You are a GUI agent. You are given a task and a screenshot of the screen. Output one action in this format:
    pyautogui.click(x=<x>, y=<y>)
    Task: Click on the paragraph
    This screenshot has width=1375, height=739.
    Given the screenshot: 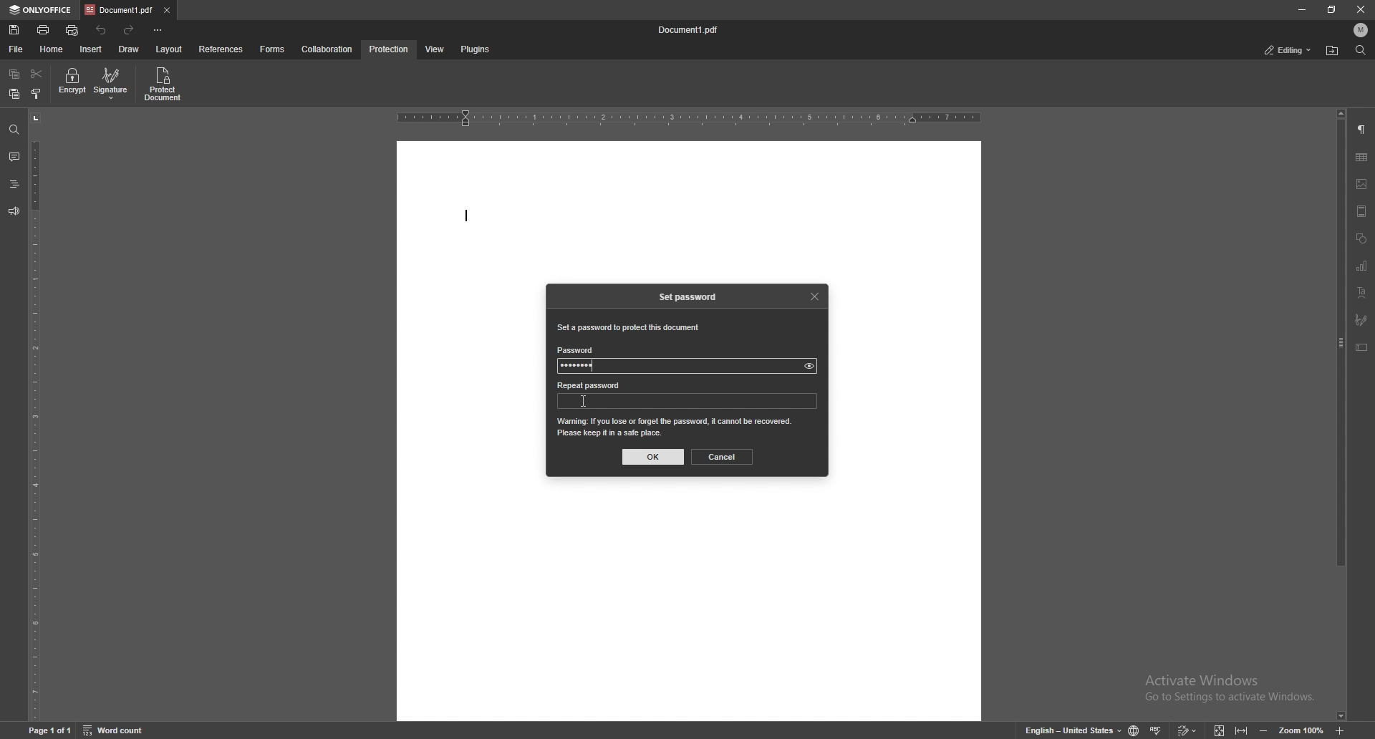 What is the action you would take?
    pyautogui.click(x=1361, y=130)
    